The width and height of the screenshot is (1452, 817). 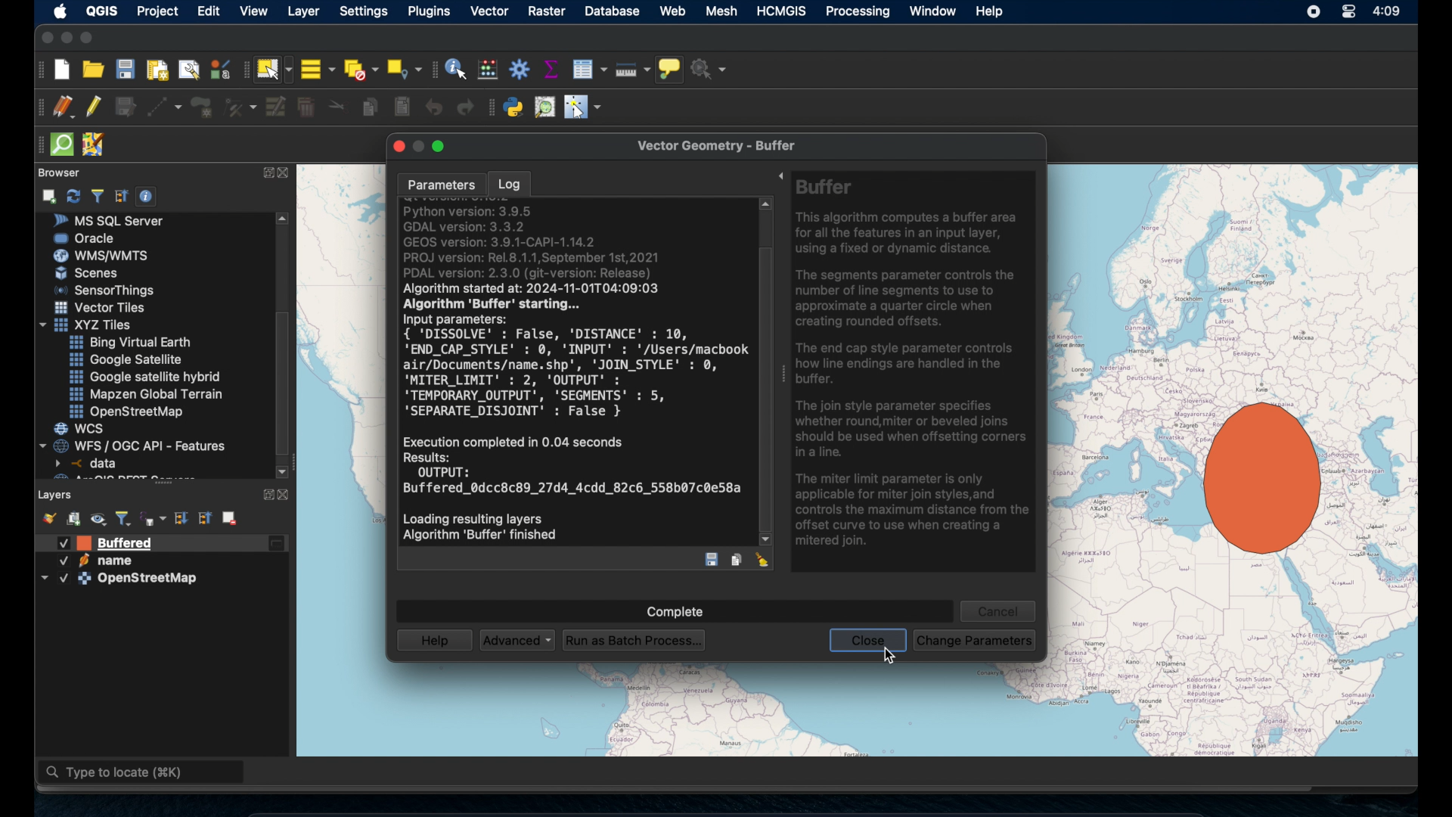 I want to click on edit, so click(x=211, y=11).